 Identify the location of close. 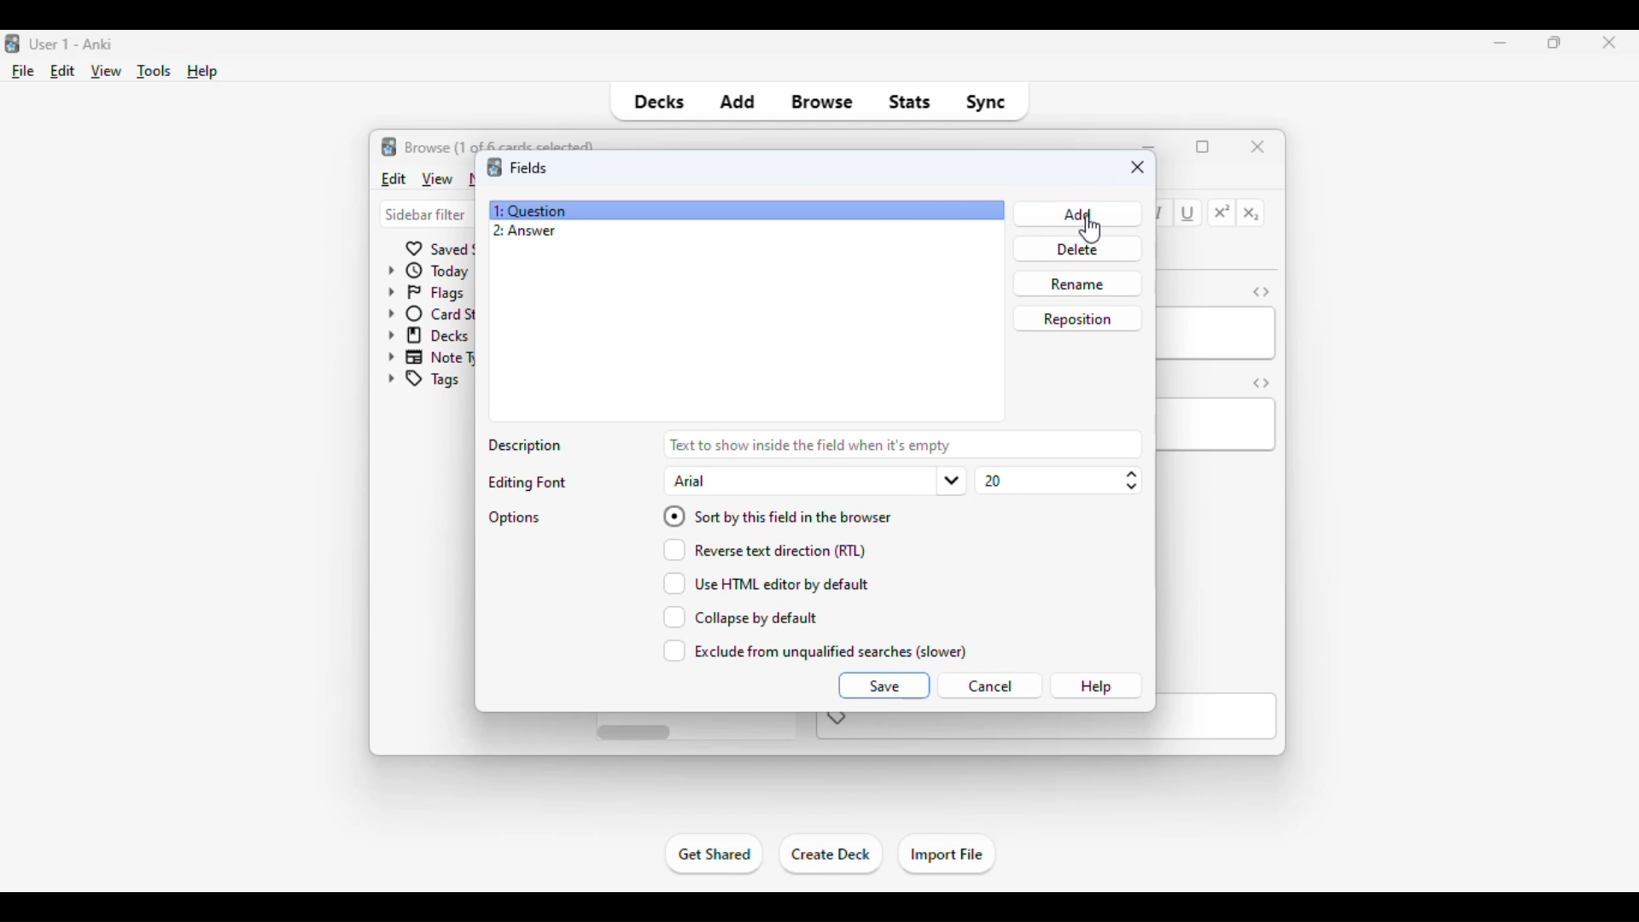
(1604, 44).